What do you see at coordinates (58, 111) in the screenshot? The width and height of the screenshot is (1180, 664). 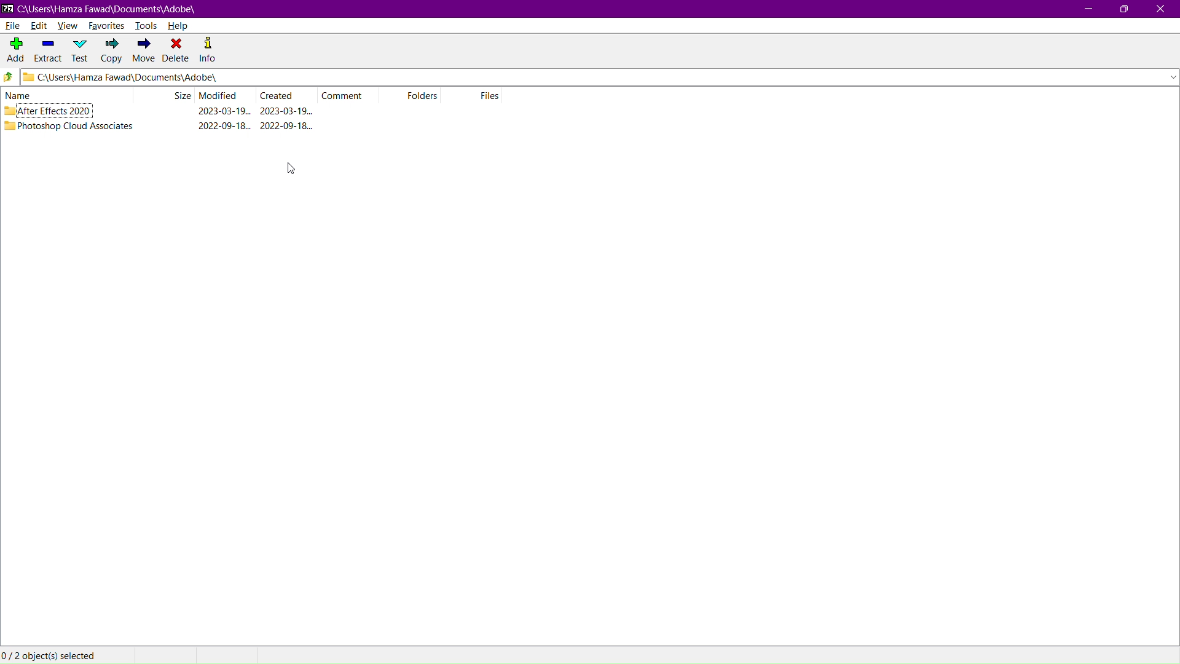 I see `After Effects 2020` at bounding box center [58, 111].